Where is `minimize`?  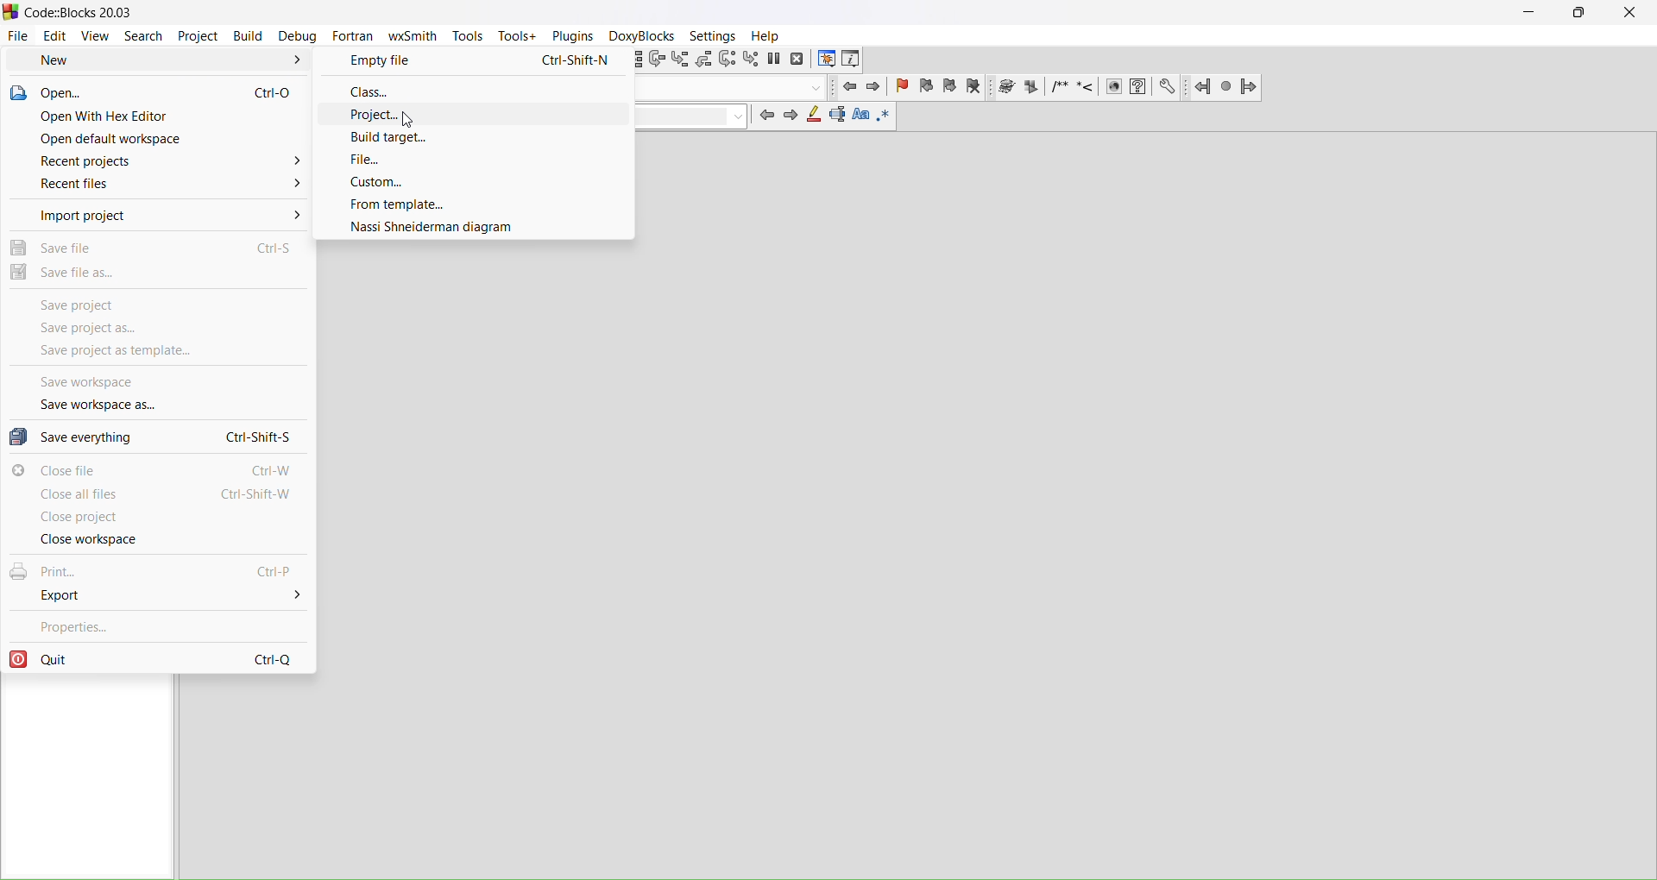 minimize is located at coordinates (1529, 16).